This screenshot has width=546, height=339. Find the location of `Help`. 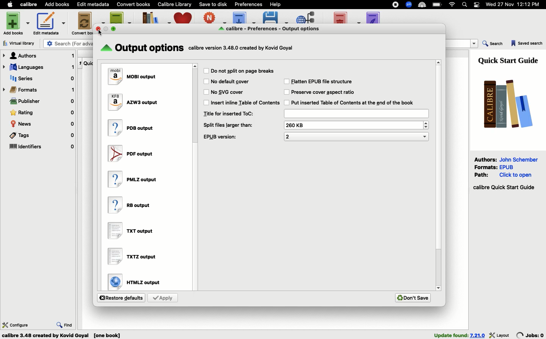

Help is located at coordinates (275, 4).